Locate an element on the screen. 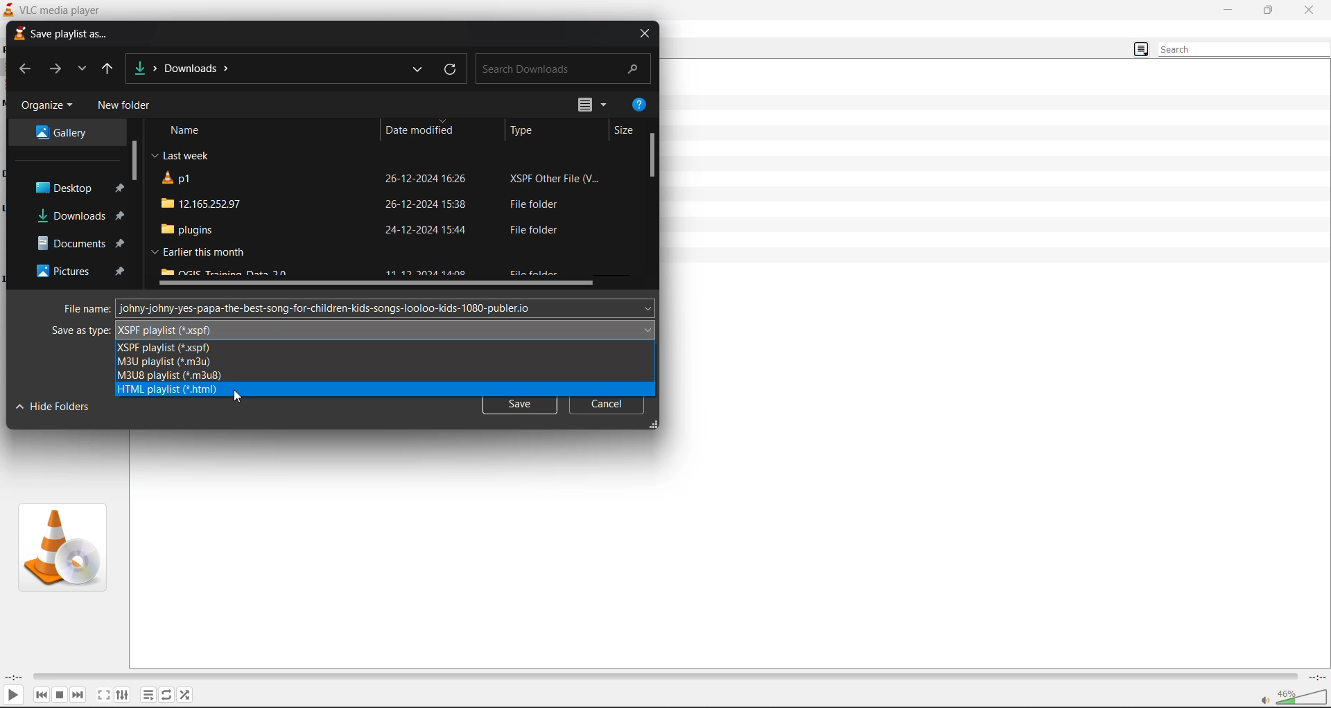  thumbnail is located at coordinates (61, 547).